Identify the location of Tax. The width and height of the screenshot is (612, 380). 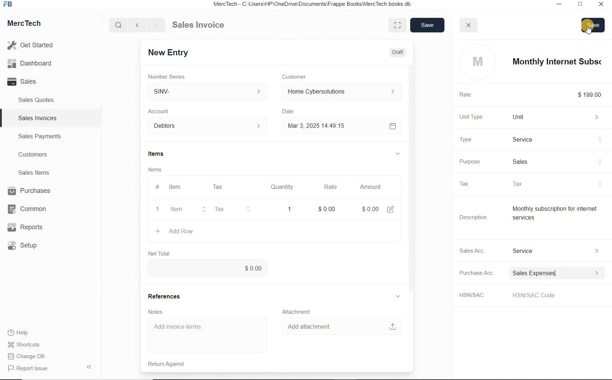
(217, 187).